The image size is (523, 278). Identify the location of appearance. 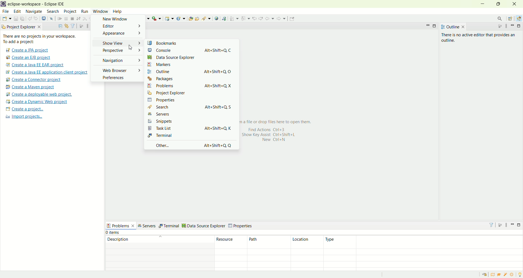
(118, 35).